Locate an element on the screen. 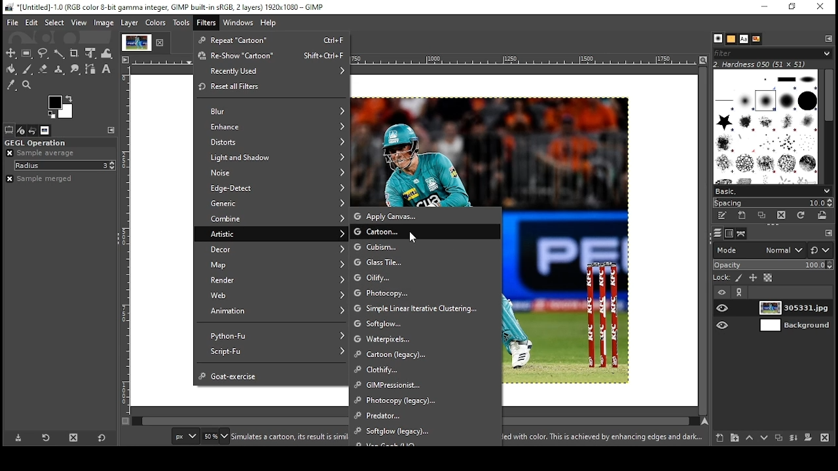 This screenshot has width=838, height=471. animation is located at coordinates (274, 312).